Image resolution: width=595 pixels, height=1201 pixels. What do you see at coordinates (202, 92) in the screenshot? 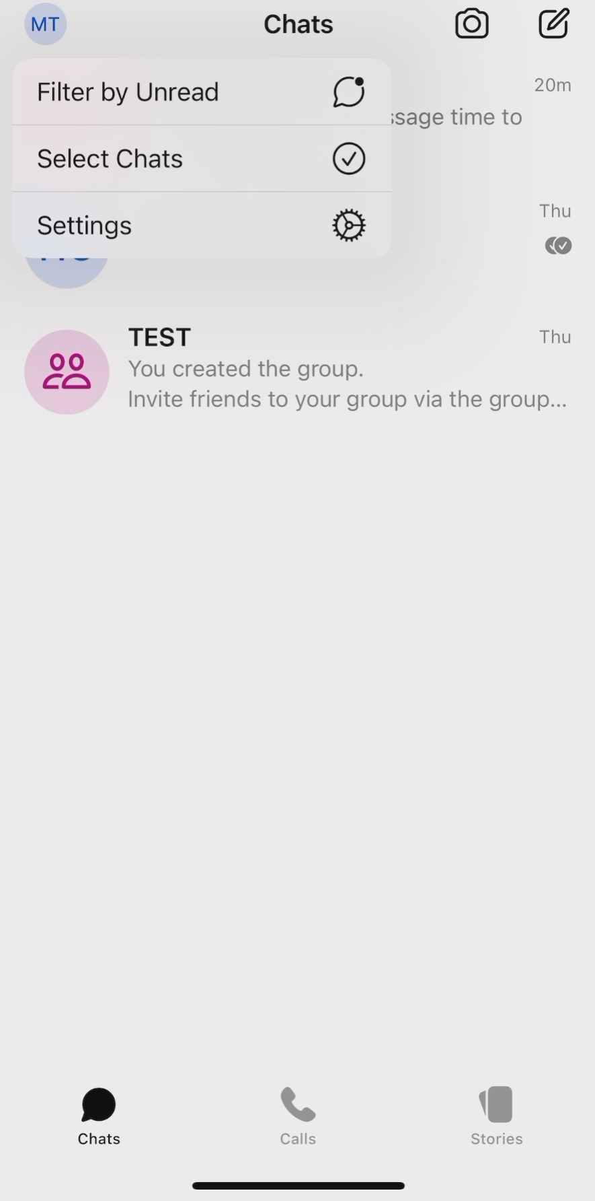
I see `filter by unread` at bounding box center [202, 92].